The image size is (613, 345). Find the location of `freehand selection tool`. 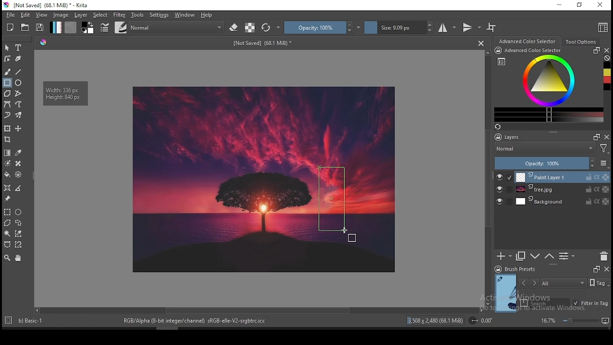

freehand selection tool is located at coordinates (19, 222).